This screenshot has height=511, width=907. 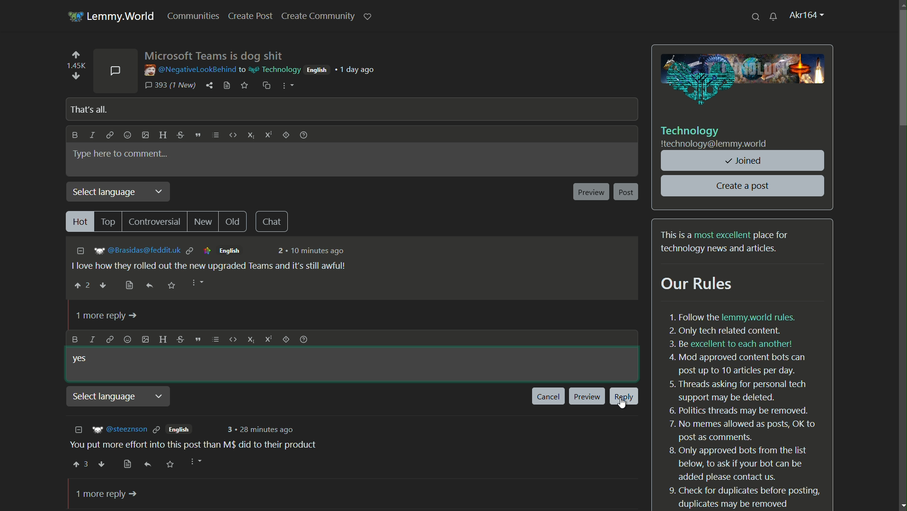 I want to click on old, so click(x=236, y=221).